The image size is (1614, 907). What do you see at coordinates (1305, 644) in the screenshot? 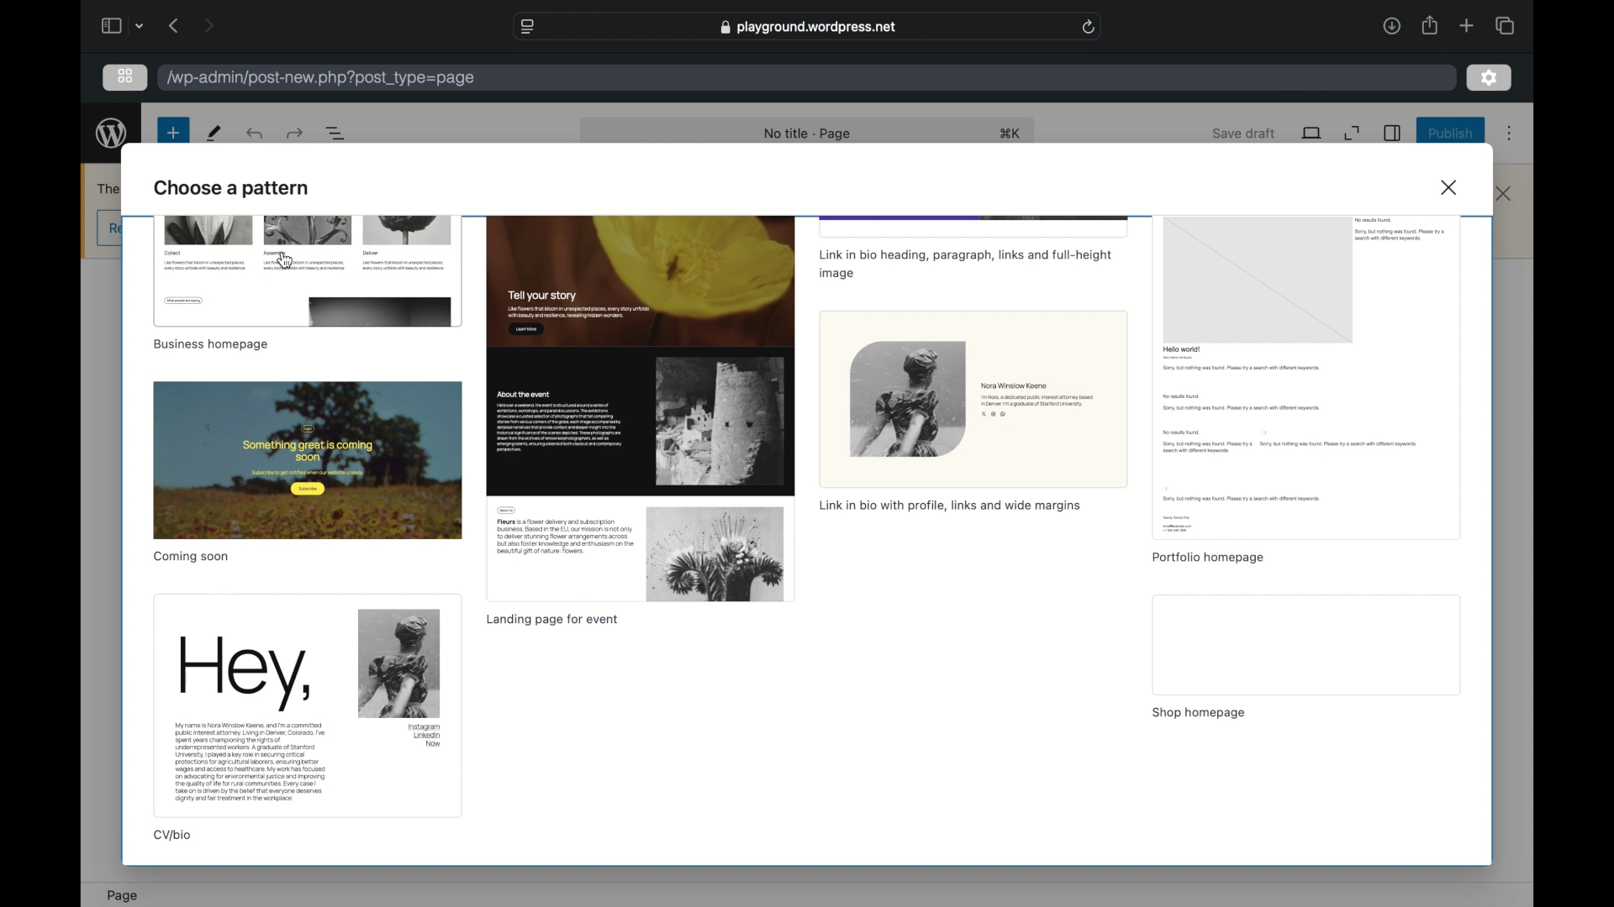
I see `preview` at bounding box center [1305, 644].